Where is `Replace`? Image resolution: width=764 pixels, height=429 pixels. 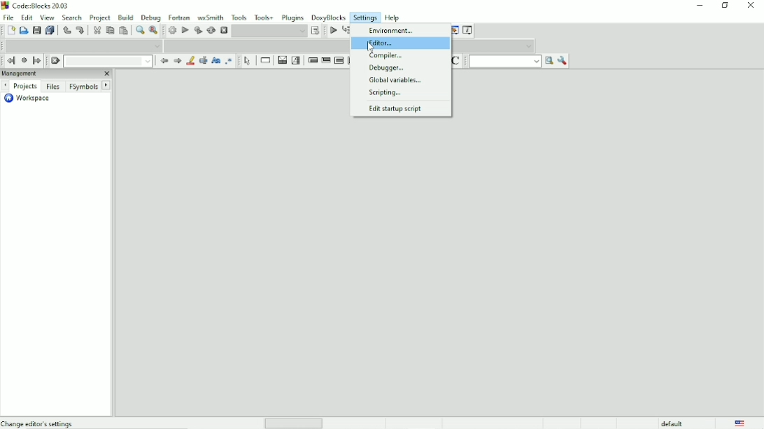
Replace is located at coordinates (154, 31).